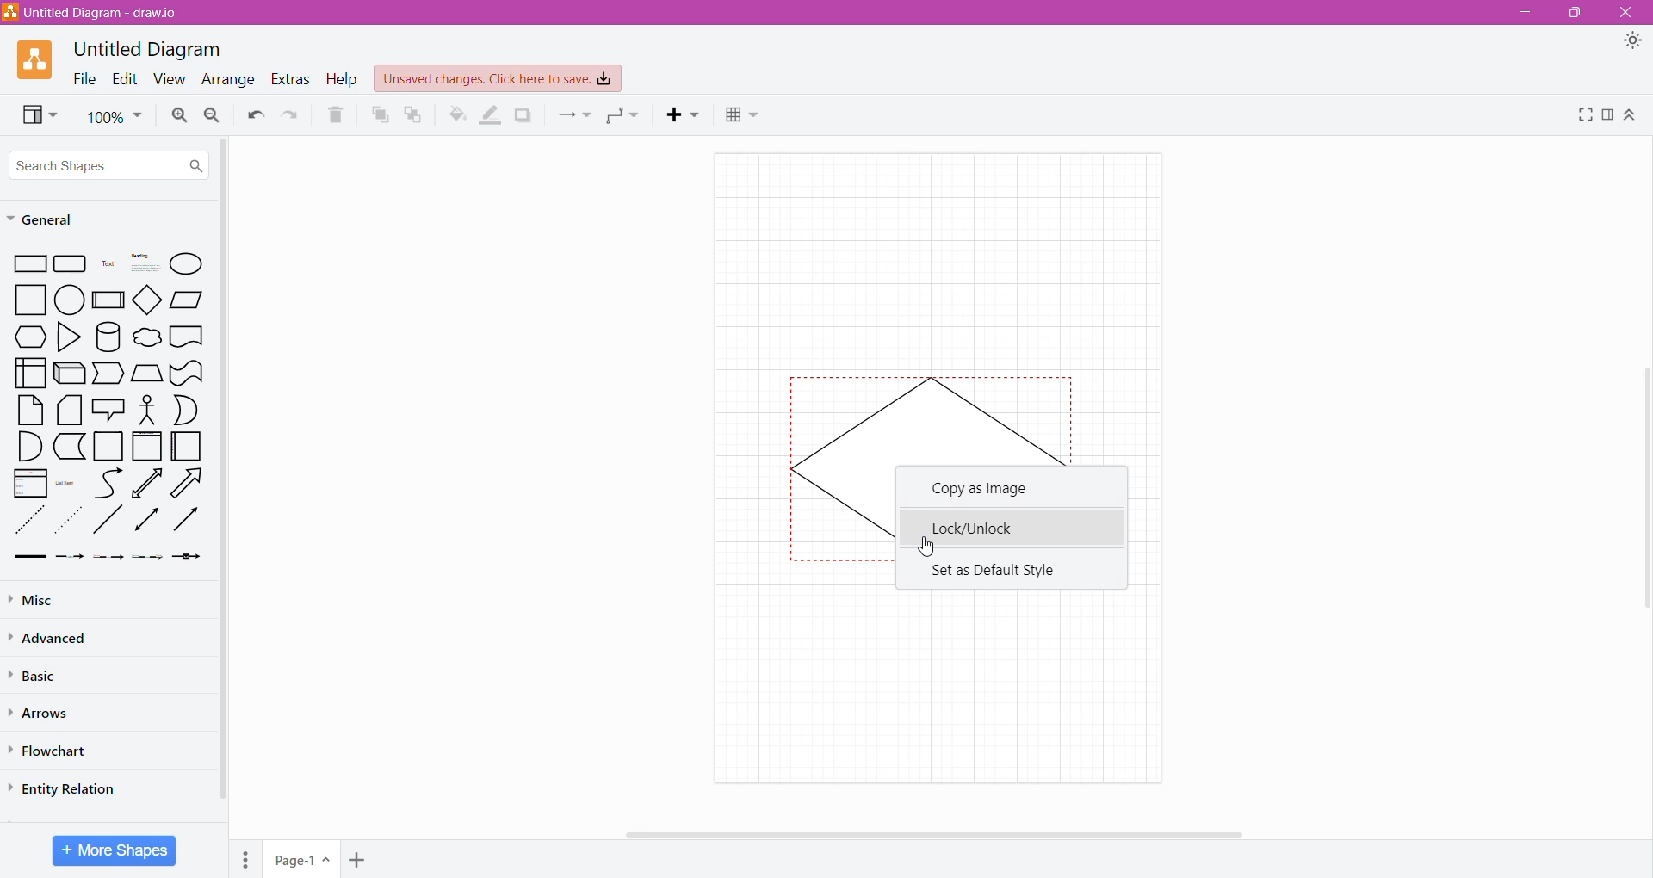  What do you see at coordinates (67, 339) in the screenshot?
I see `Triangle` at bounding box center [67, 339].